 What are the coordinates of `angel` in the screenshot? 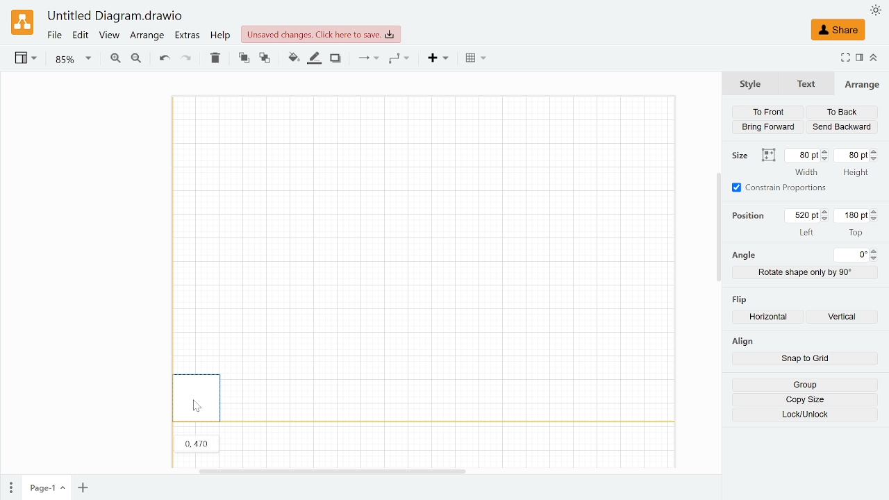 It's located at (743, 256).